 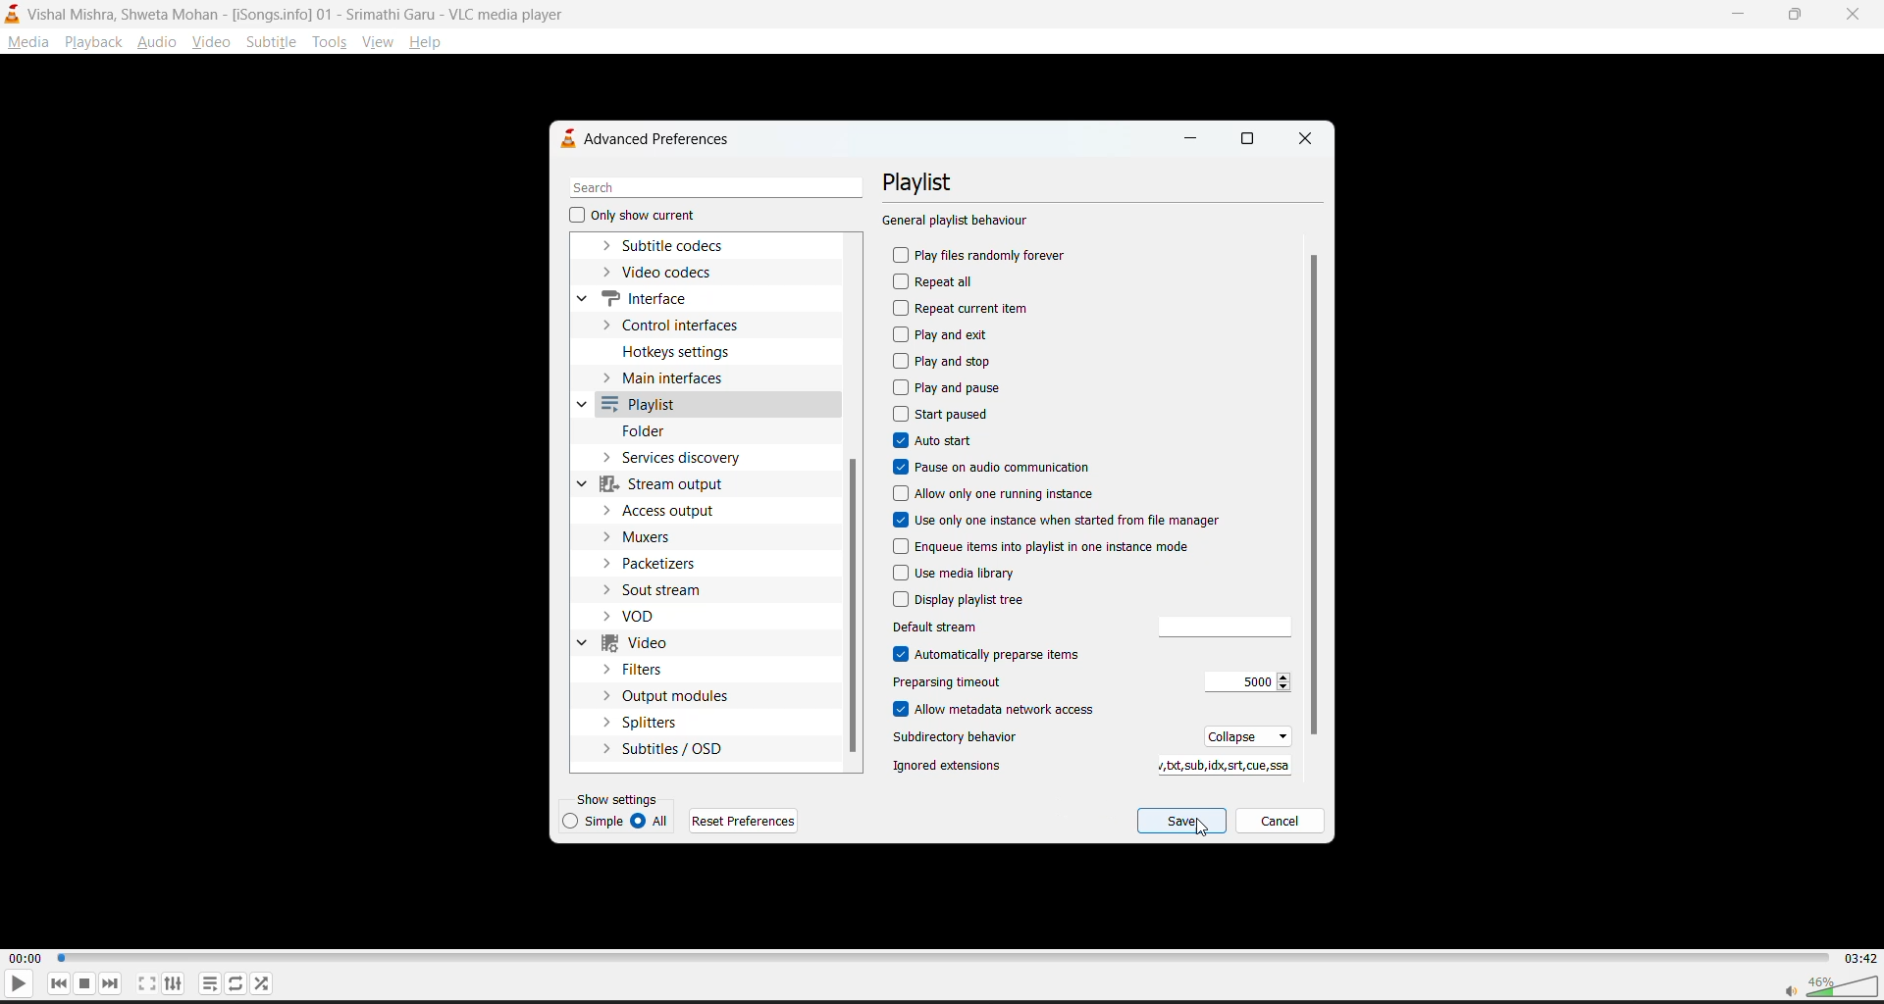 What do you see at coordinates (645, 723) in the screenshot?
I see `splitters` at bounding box center [645, 723].